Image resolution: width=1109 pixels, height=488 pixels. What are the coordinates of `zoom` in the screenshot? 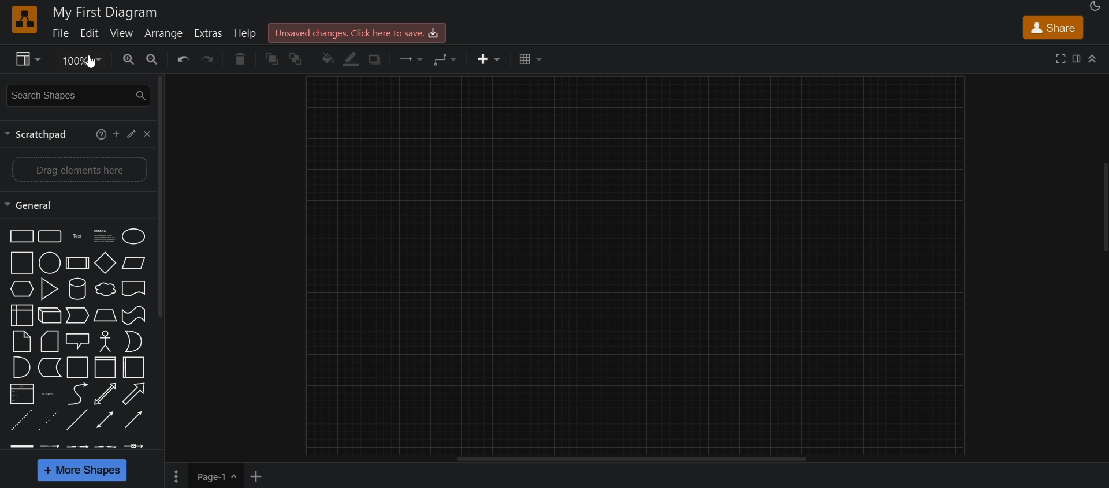 It's located at (80, 61).